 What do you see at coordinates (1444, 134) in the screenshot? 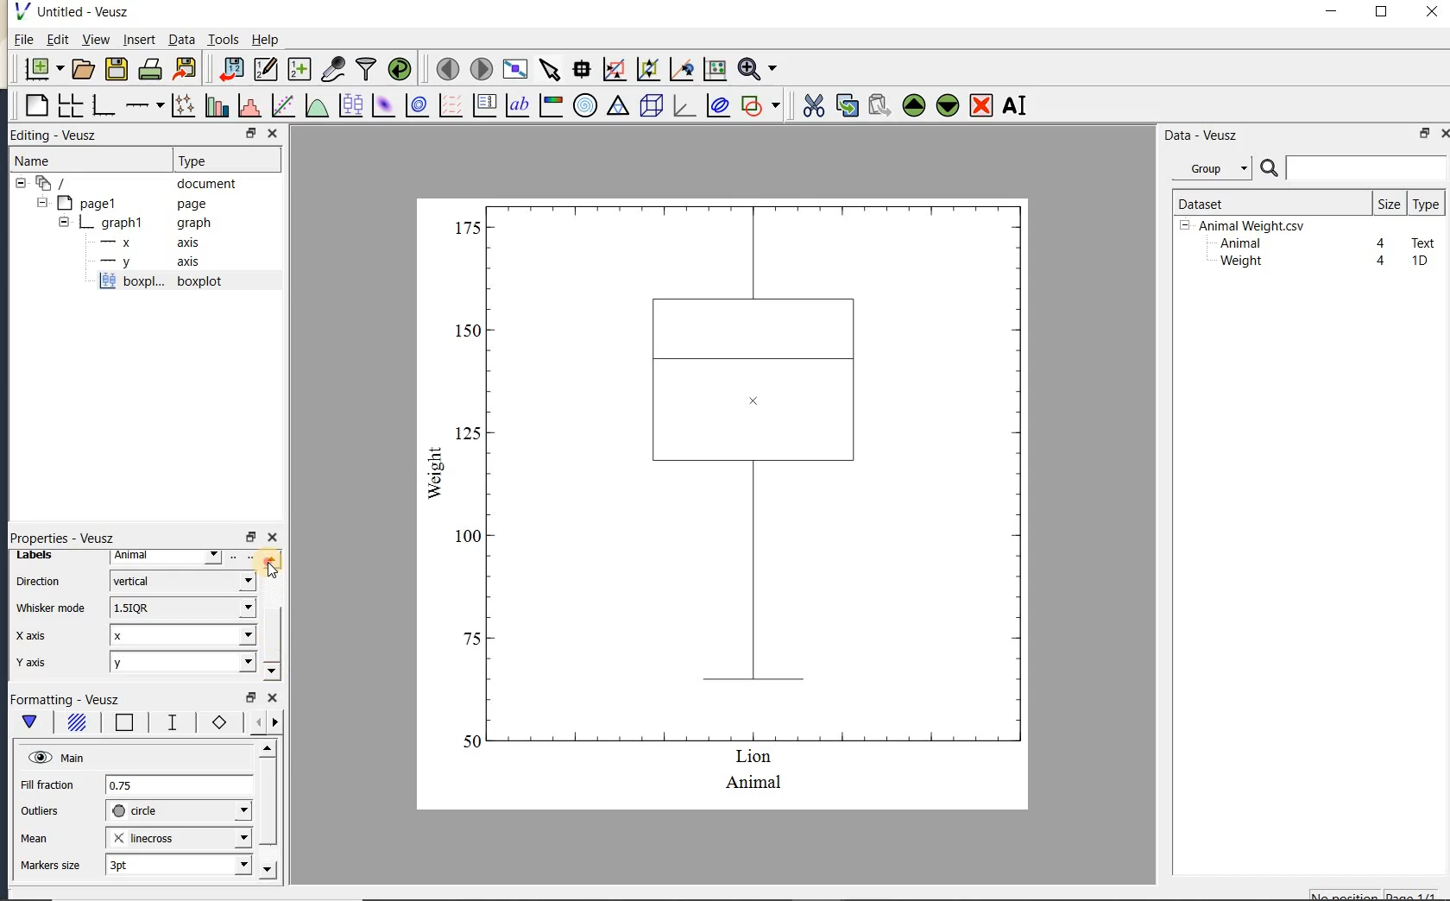
I see `close` at bounding box center [1444, 134].